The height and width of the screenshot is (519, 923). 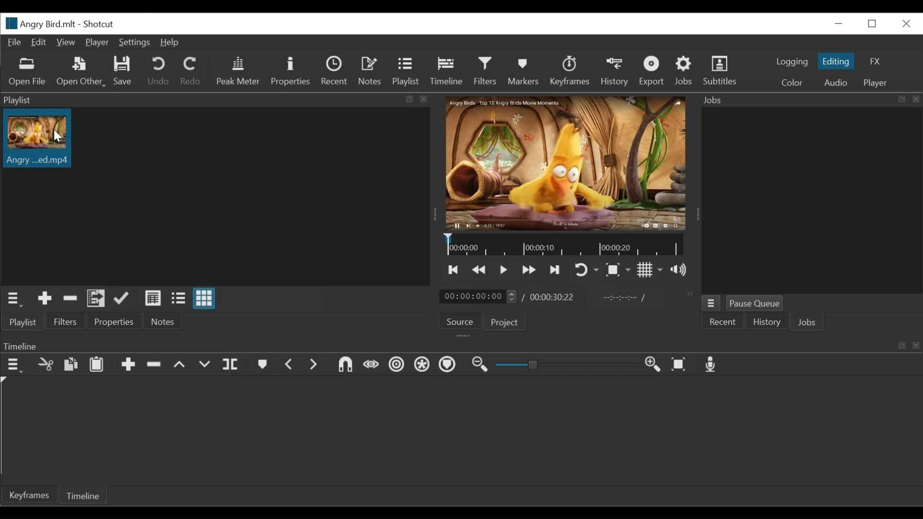 What do you see at coordinates (371, 72) in the screenshot?
I see `Notes` at bounding box center [371, 72].